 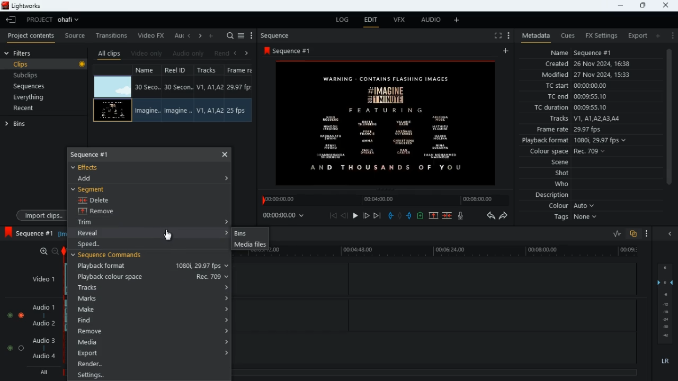 I want to click on sequence, so click(x=280, y=35).